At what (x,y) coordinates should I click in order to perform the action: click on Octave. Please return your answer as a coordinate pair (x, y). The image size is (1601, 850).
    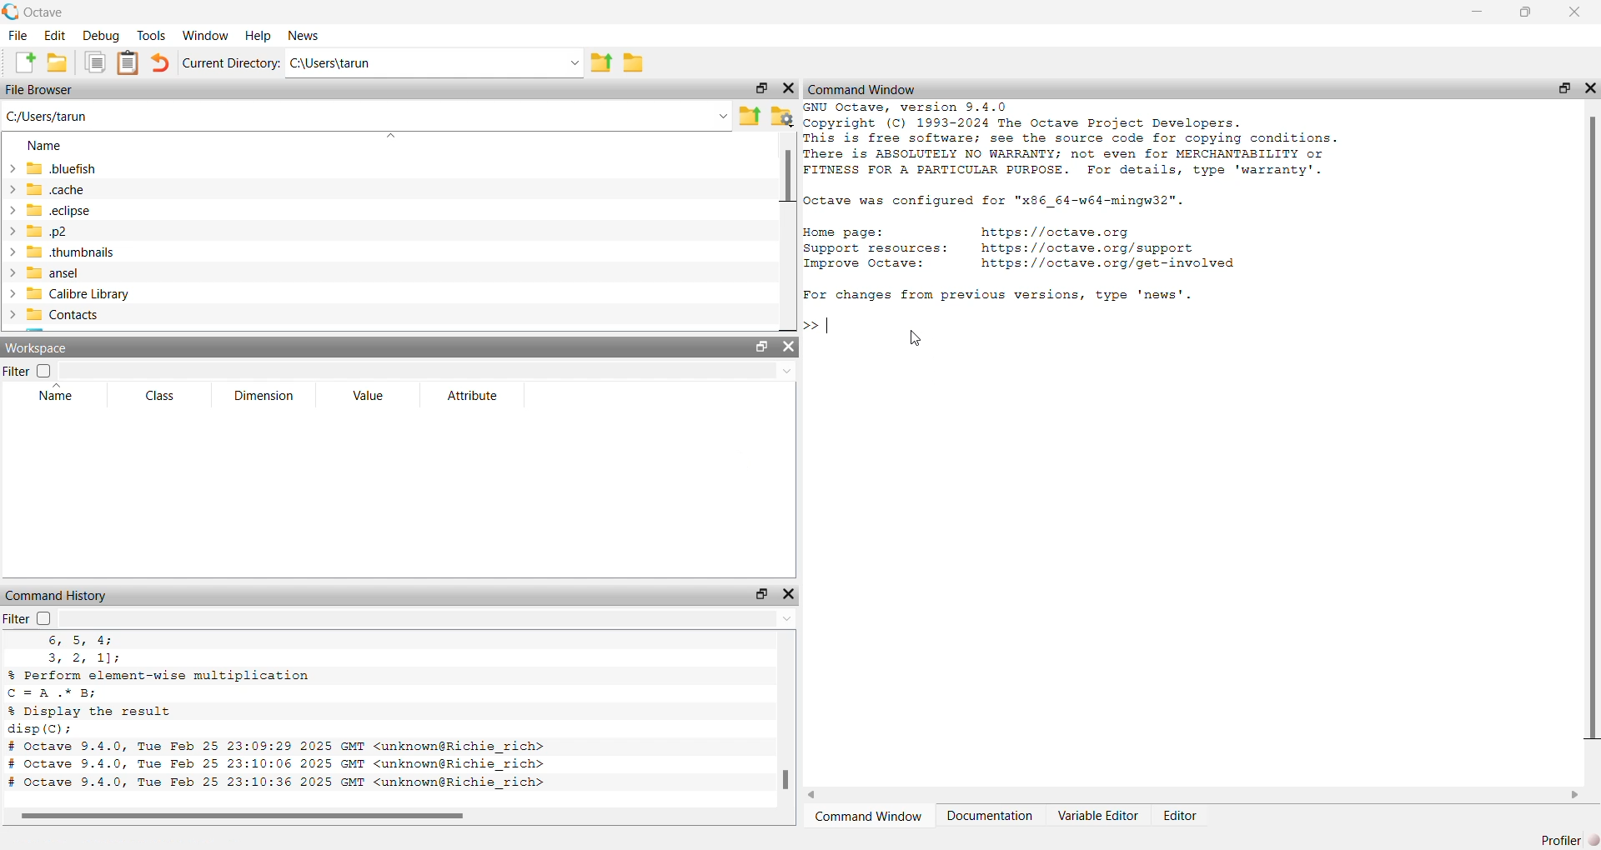
    Looking at the image, I should click on (33, 12).